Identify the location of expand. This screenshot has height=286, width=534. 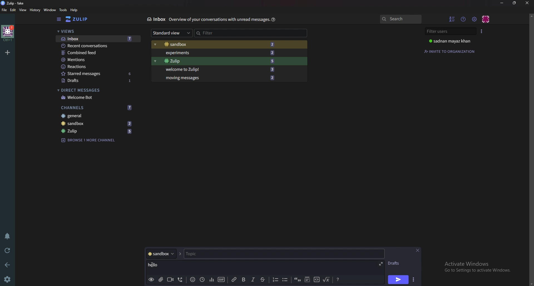
(381, 264).